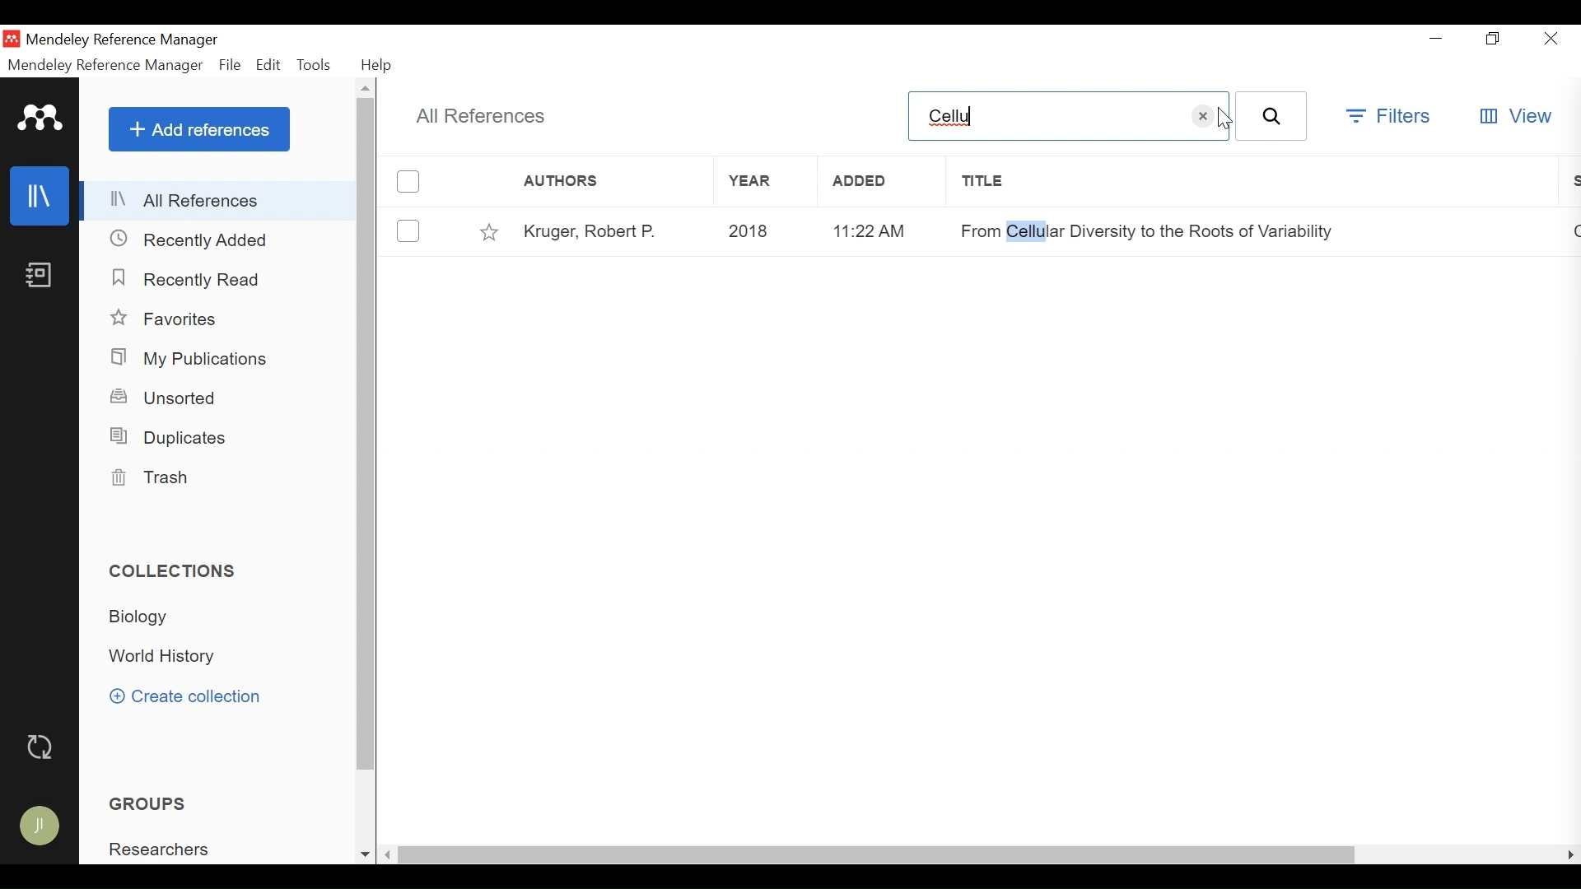  What do you see at coordinates (364, 854) in the screenshot?
I see `Scroll down` at bounding box center [364, 854].